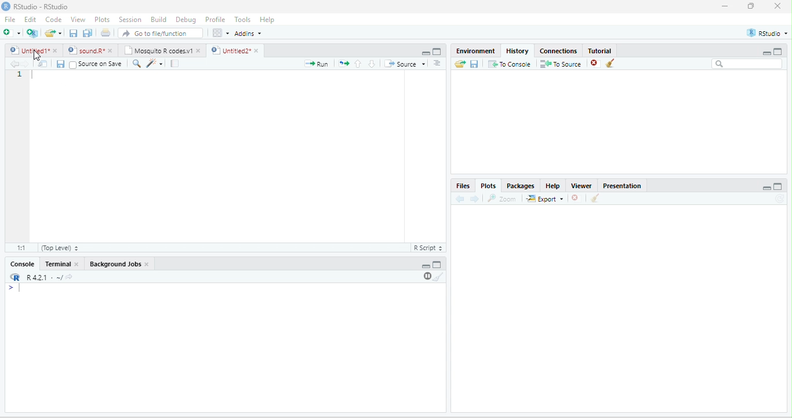 The height and width of the screenshot is (418, 792). What do you see at coordinates (20, 75) in the screenshot?
I see `1` at bounding box center [20, 75].